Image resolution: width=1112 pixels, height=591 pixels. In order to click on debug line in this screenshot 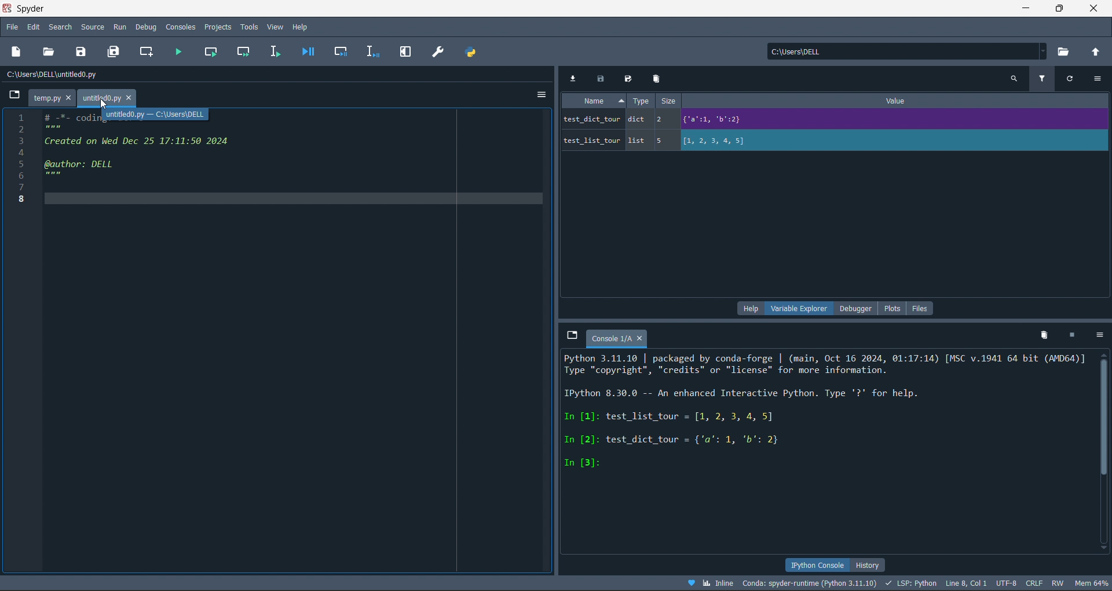, I will do `click(372, 51)`.